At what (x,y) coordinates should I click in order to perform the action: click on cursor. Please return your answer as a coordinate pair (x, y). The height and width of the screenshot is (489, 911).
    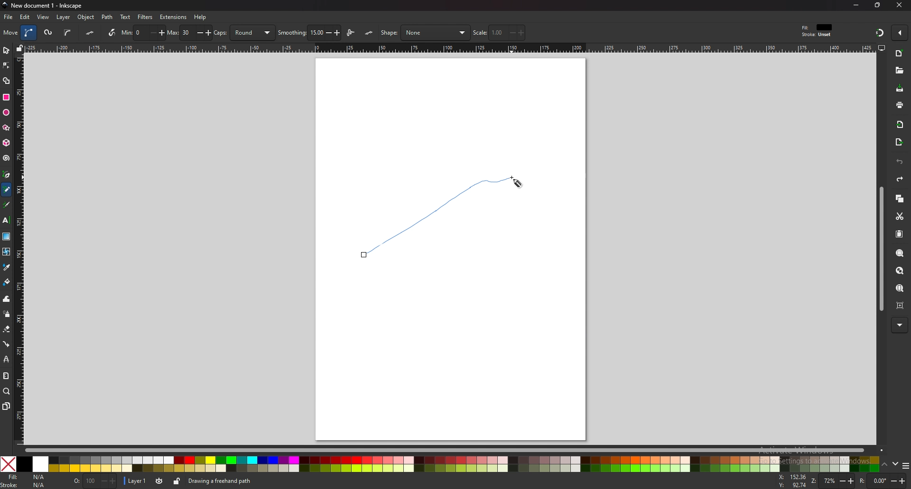
    Looking at the image, I should click on (517, 183).